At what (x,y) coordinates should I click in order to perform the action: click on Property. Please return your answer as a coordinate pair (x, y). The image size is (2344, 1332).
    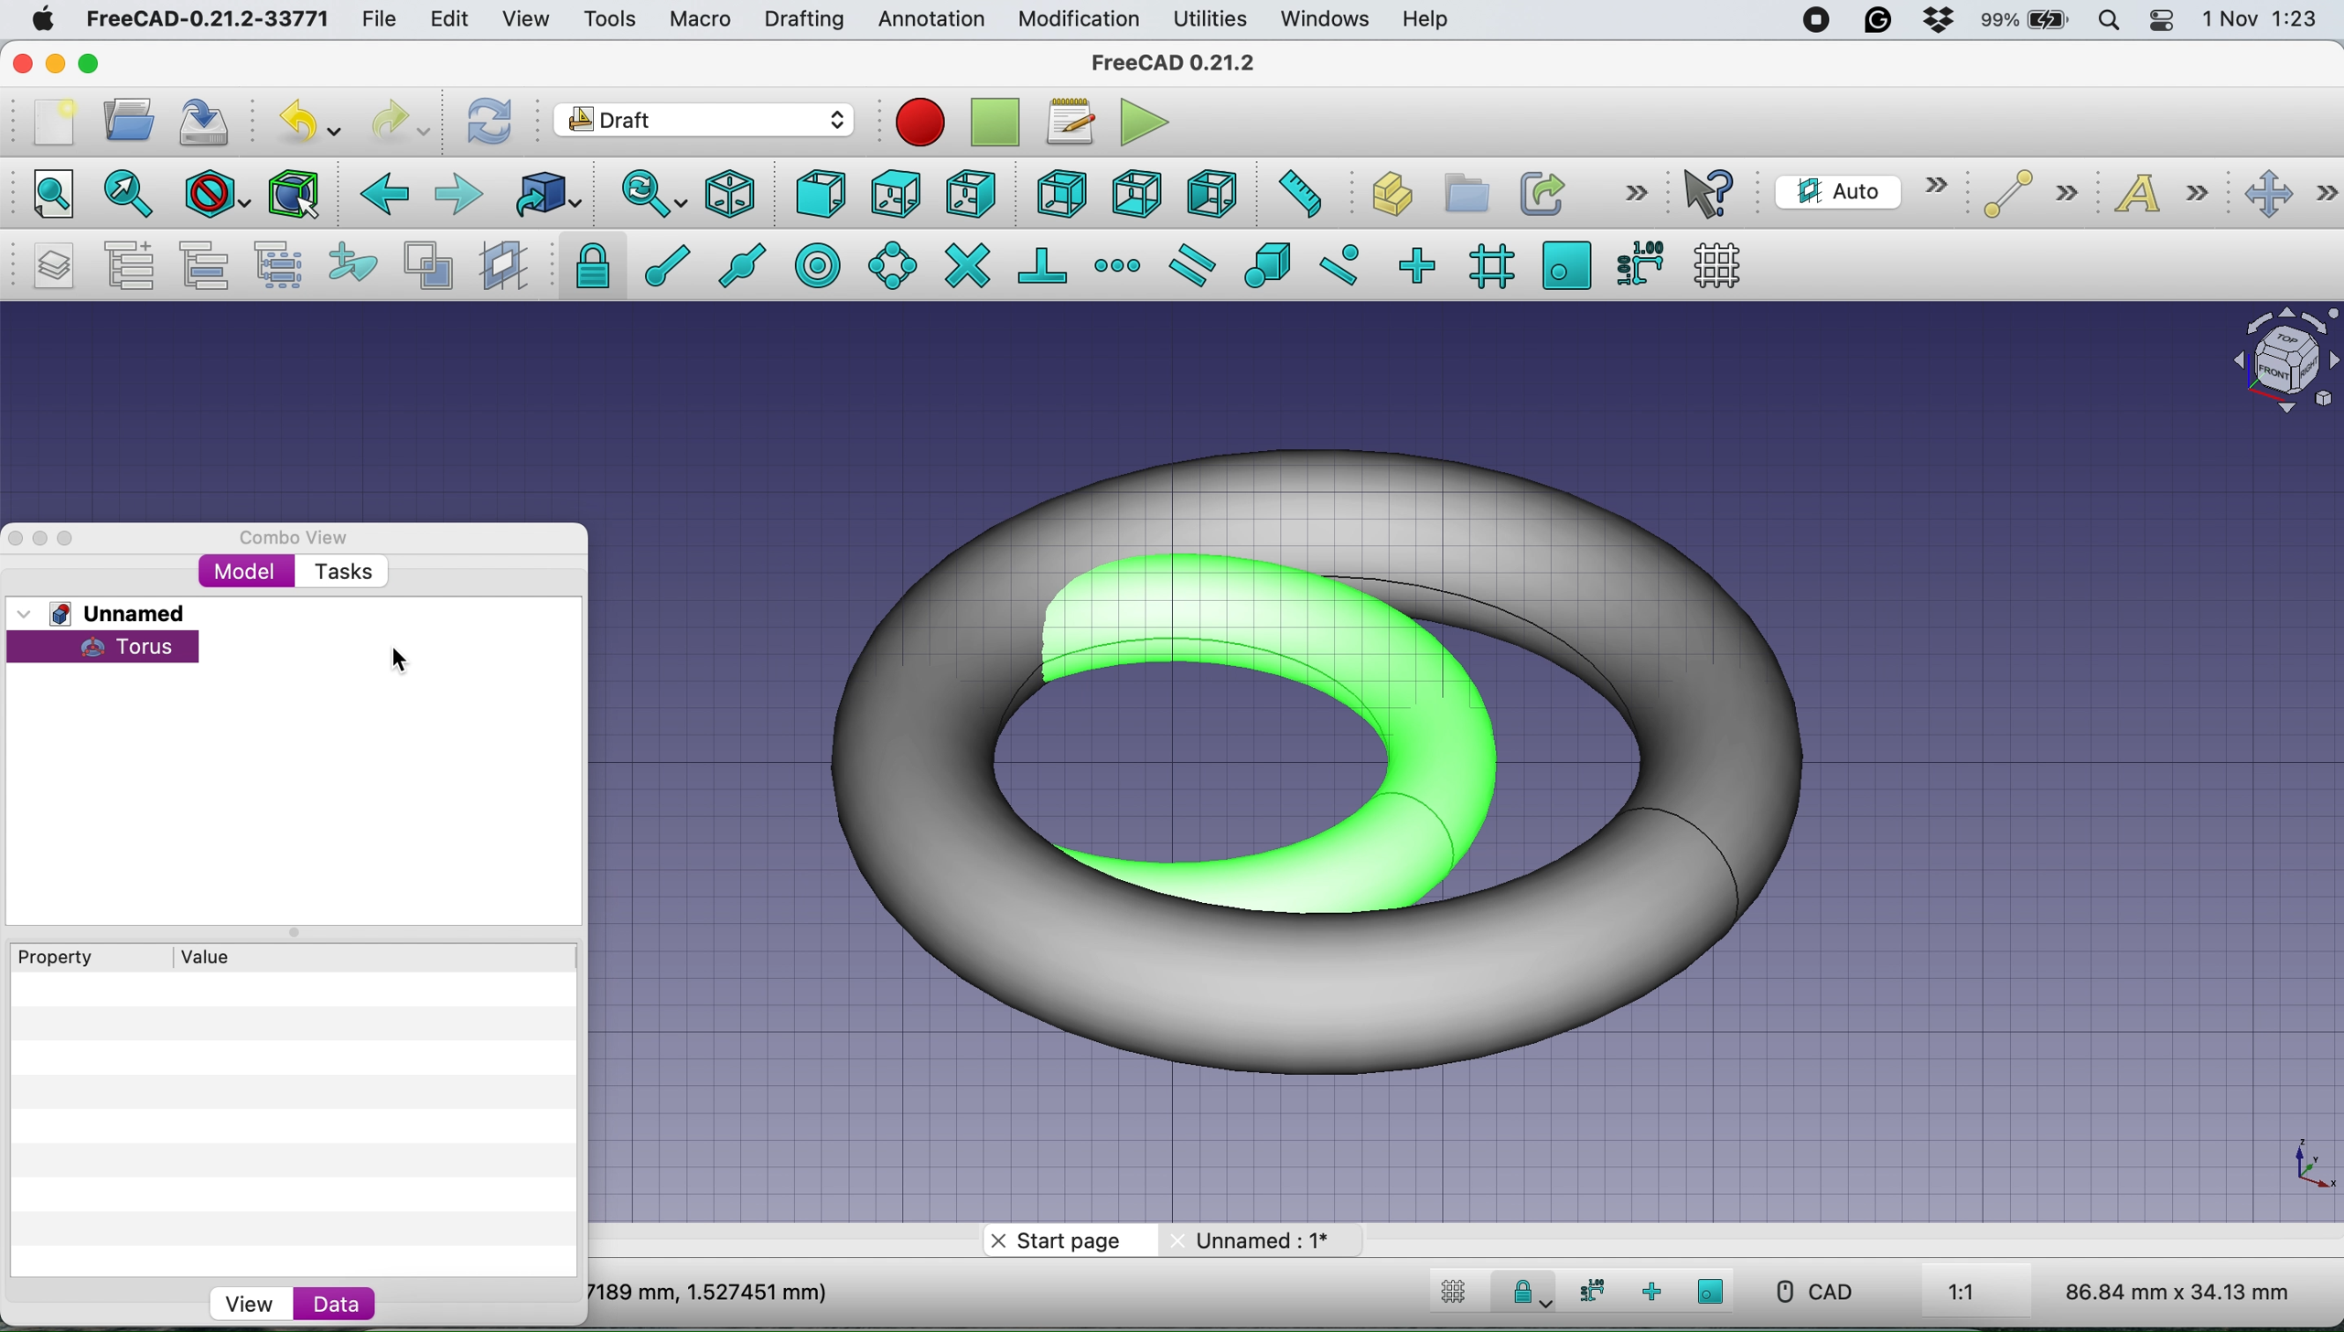
    Looking at the image, I should click on (89, 955).